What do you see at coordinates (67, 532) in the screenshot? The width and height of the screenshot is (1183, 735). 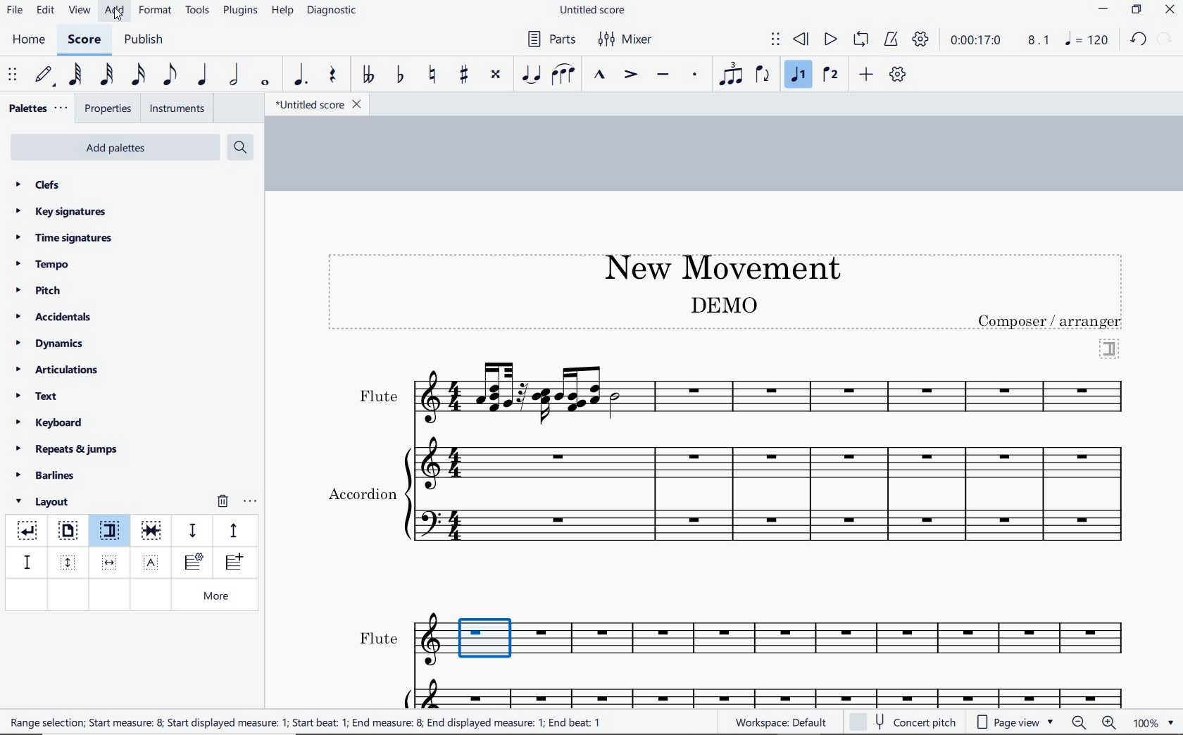 I see `page break` at bounding box center [67, 532].